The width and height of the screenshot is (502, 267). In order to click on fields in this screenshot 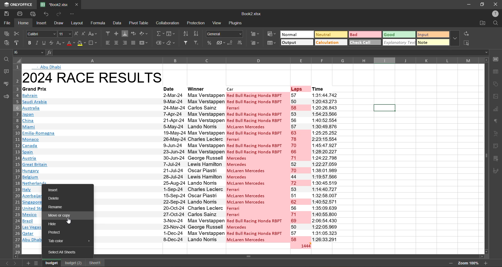, I will do `click(171, 34)`.